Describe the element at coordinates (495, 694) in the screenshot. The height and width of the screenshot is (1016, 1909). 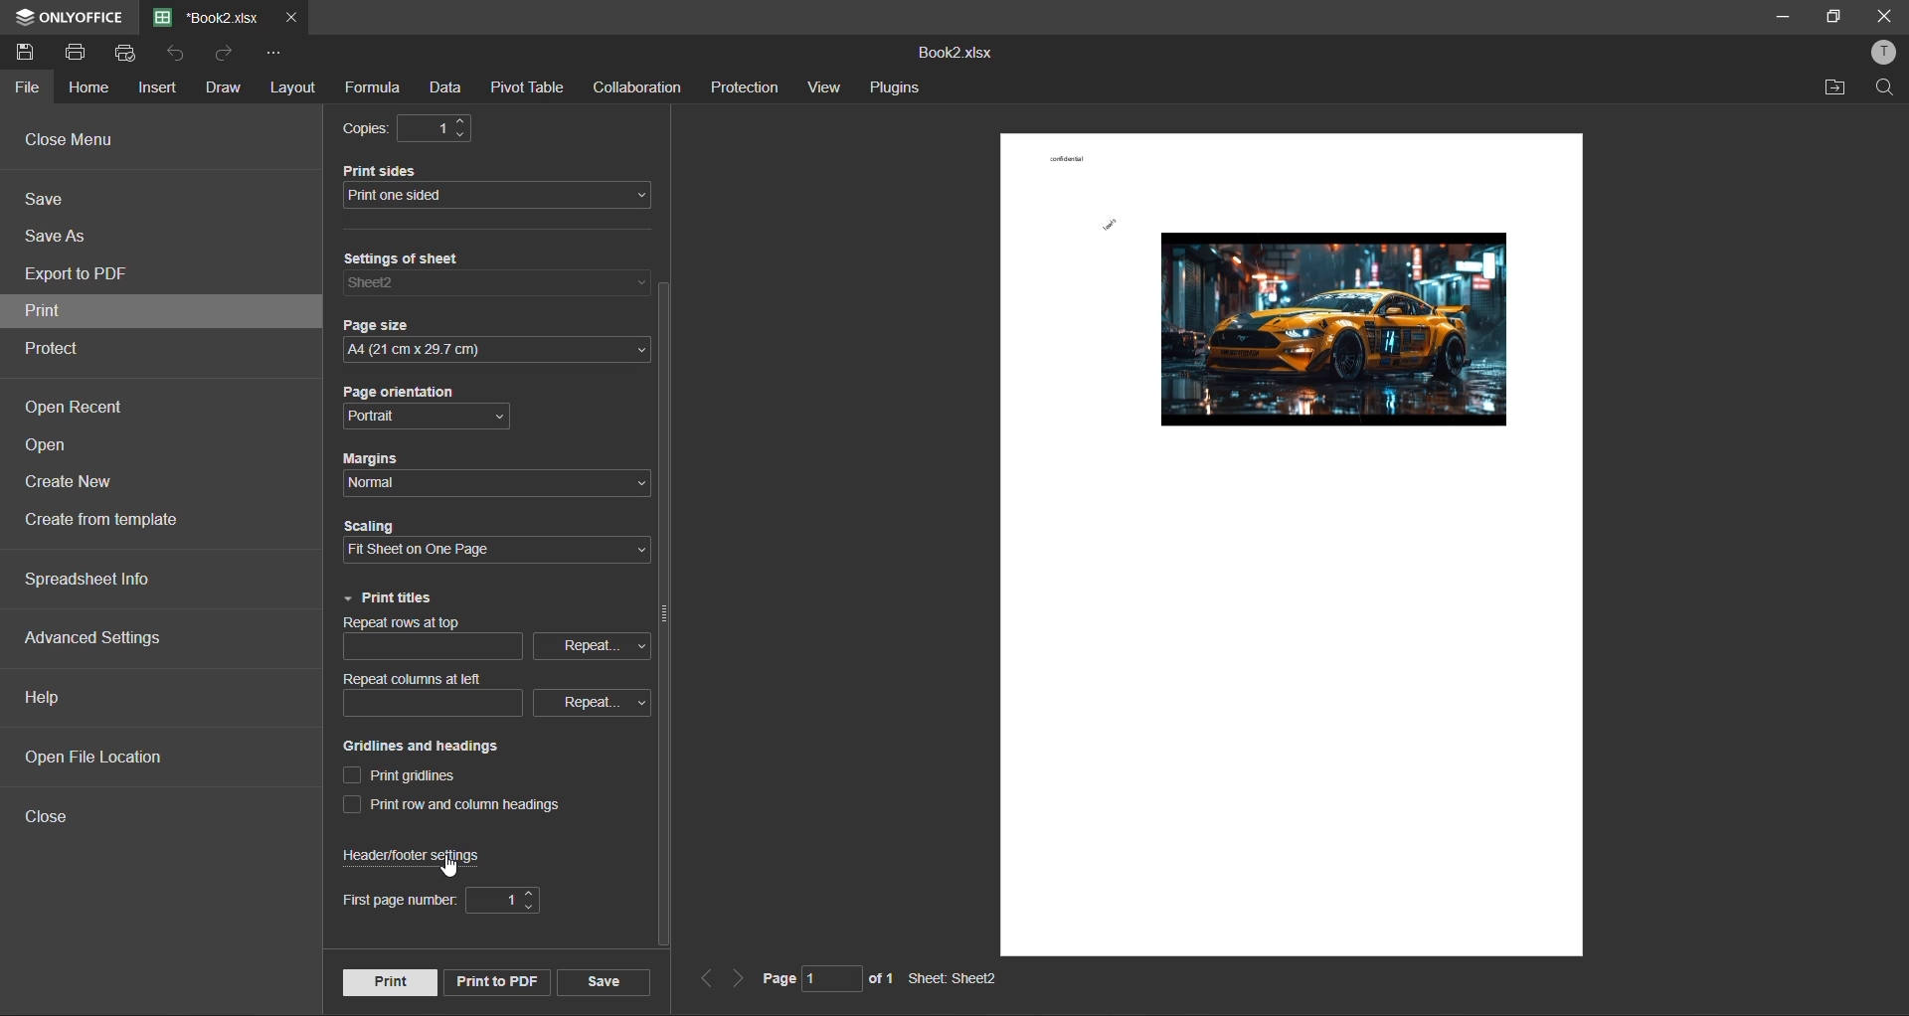
I see `repeat columns at left` at that location.